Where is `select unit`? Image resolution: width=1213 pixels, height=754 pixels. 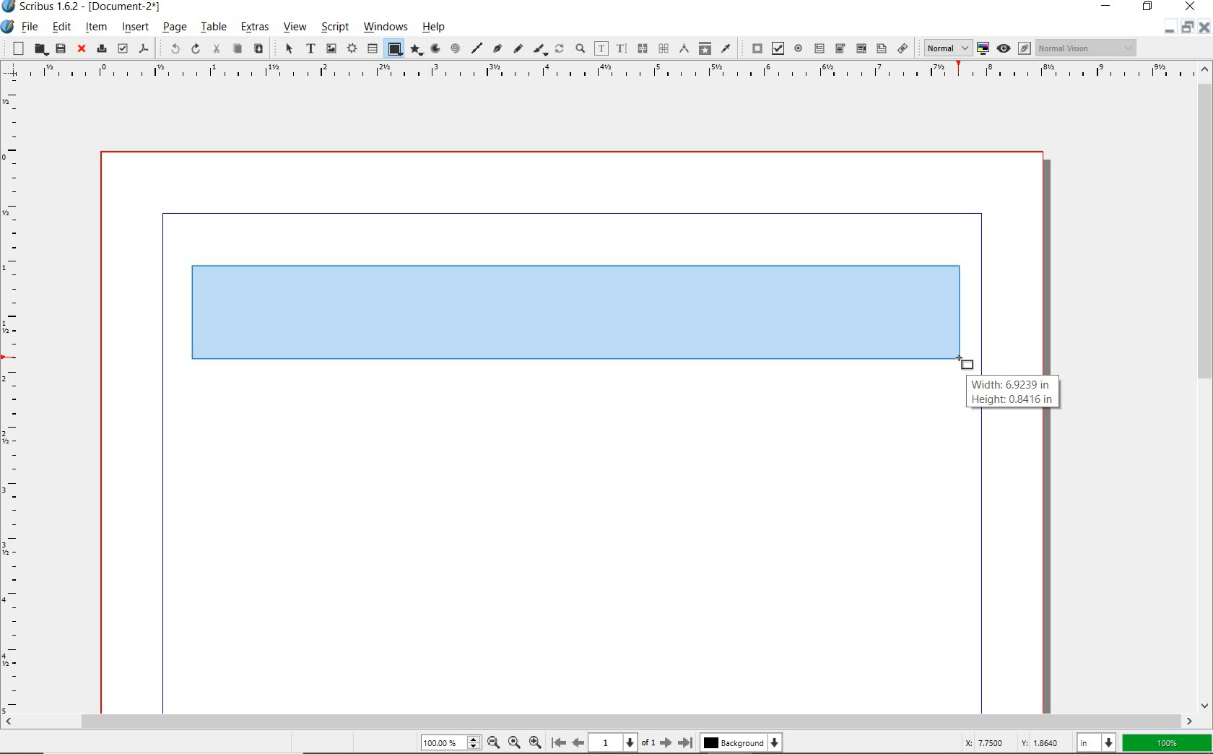
select unit is located at coordinates (1095, 744).